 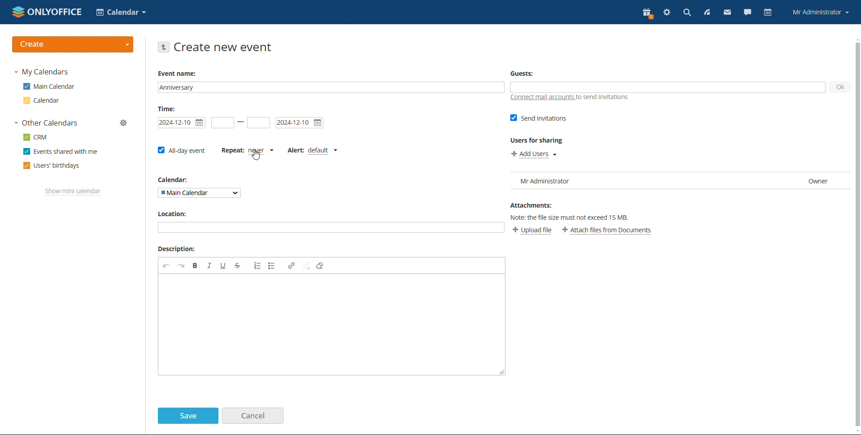 What do you see at coordinates (259, 158) in the screenshot?
I see `cursor` at bounding box center [259, 158].